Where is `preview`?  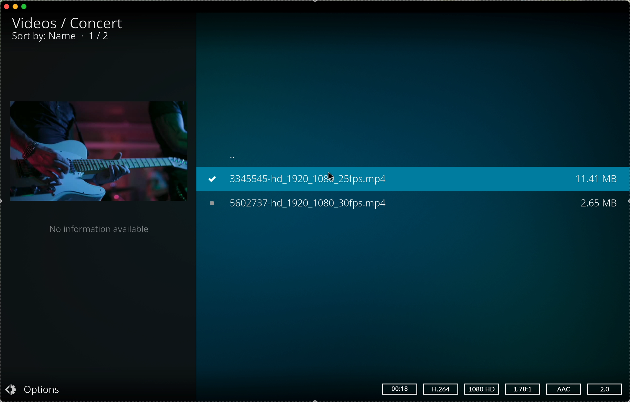
preview is located at coordinates (98, 152).